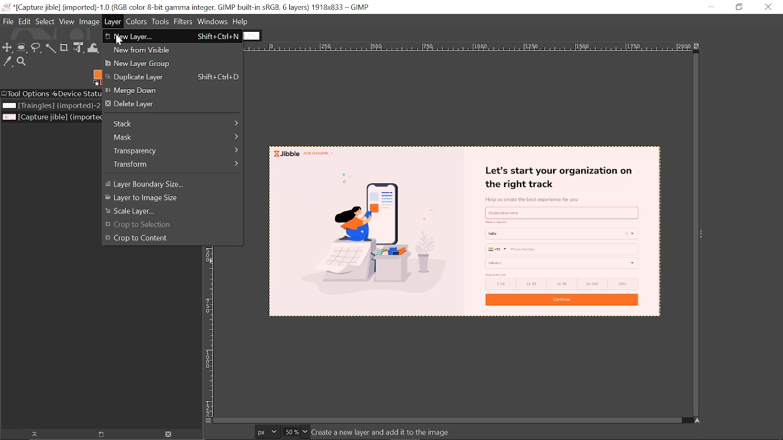  What do you see at coordinates (251, 35) in the screenshot?
I see `other tab` at bounding box center [251, 35].